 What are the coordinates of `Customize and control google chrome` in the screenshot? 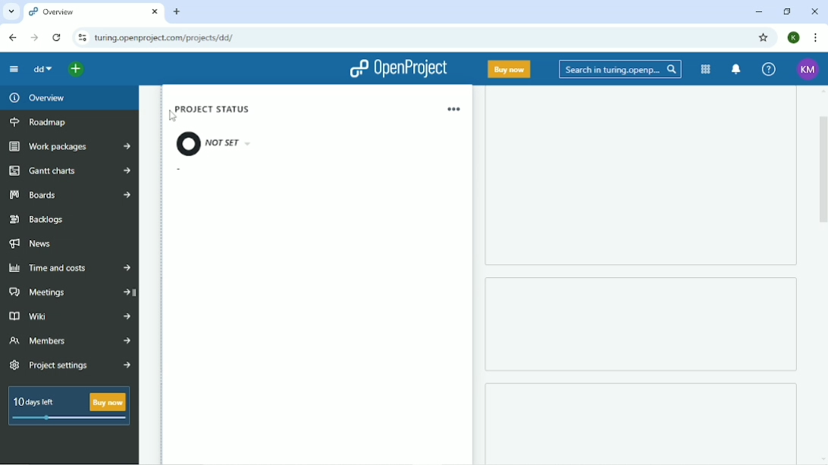 It's located at (817, 37).